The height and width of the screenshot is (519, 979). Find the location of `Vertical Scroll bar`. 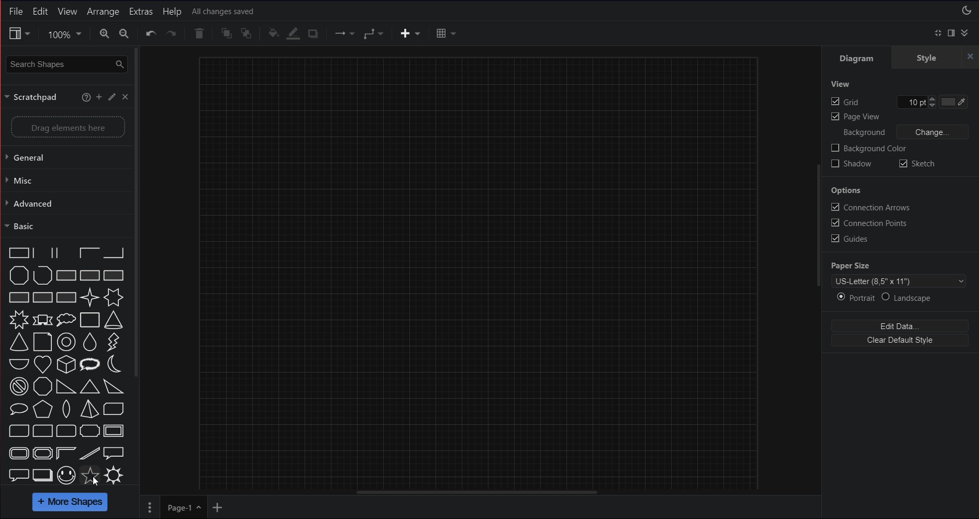

Vertical Scroll bar is located at coordinates (185, 266).